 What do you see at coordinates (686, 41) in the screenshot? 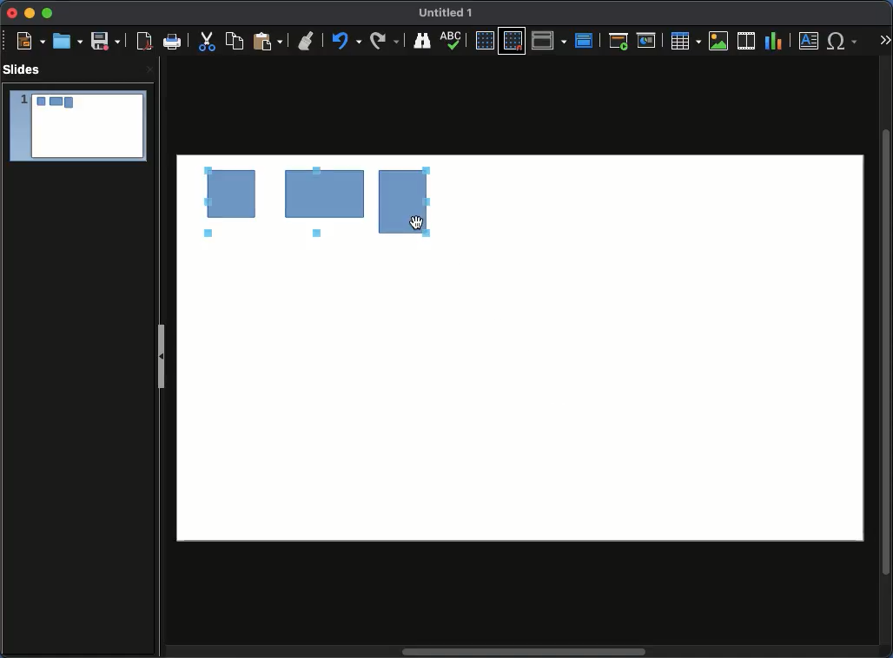
I see `Table` at bounding box center [686, 41].